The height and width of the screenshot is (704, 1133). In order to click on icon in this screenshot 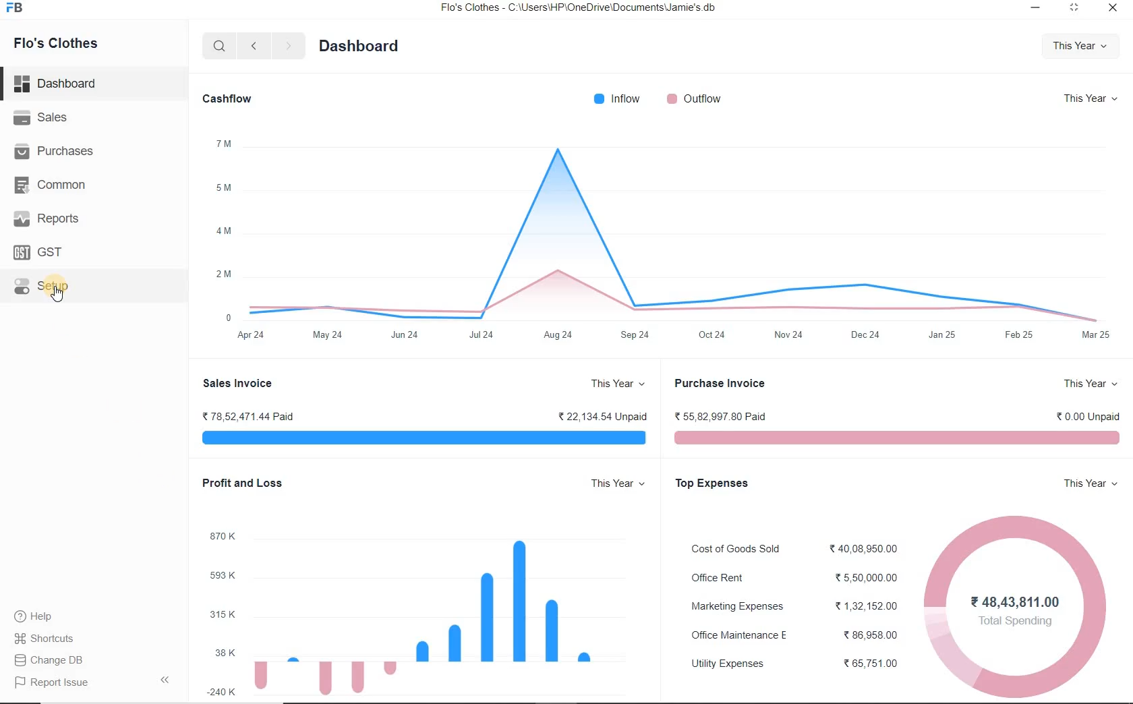, I will do `click(19, 11)`.